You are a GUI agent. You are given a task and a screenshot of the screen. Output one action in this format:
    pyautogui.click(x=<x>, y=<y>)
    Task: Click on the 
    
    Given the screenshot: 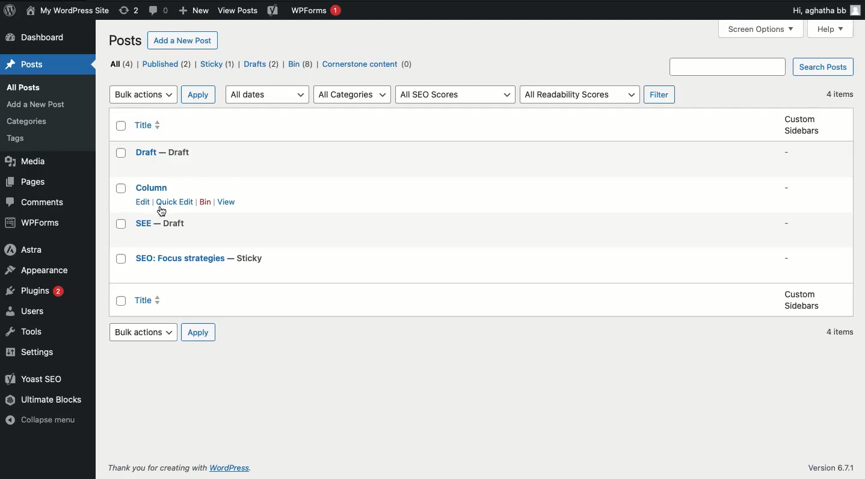 What is the action you would take?
    pyautogui.click(x=833, y=468)
    